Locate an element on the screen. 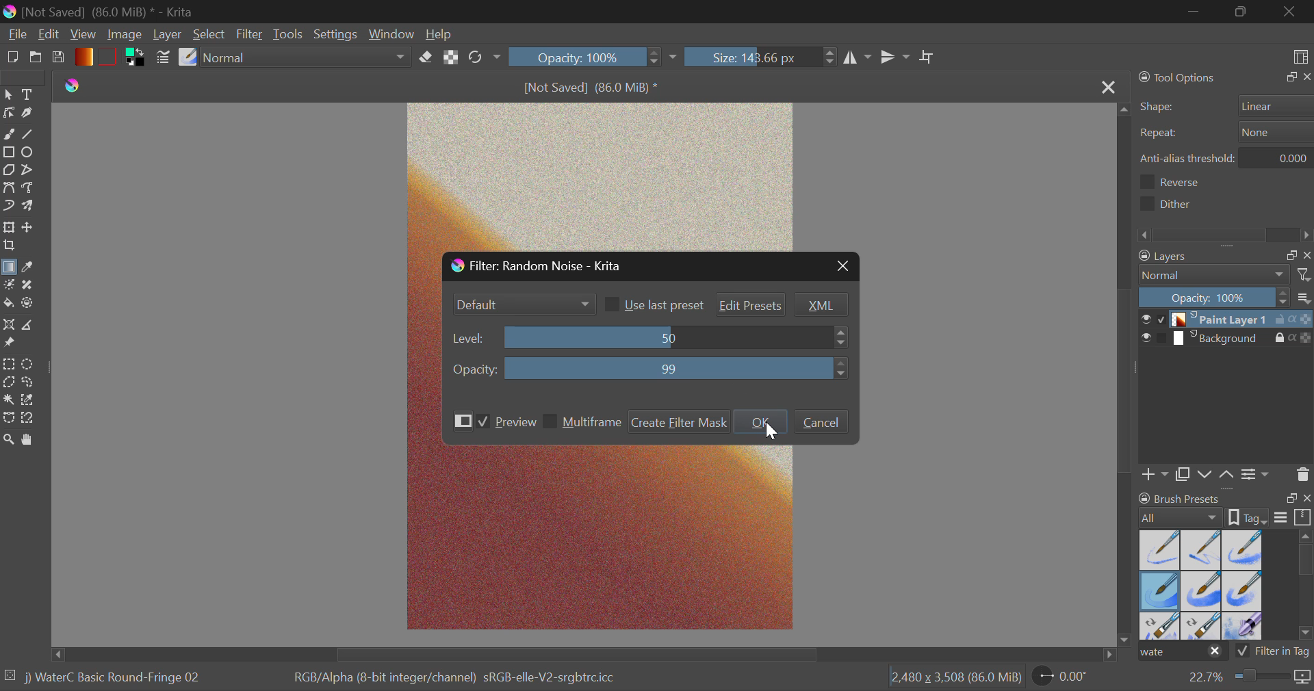 This screenshot has height=691, width=1314. Bezier Curve Selection is located at coordinates (9, 419).